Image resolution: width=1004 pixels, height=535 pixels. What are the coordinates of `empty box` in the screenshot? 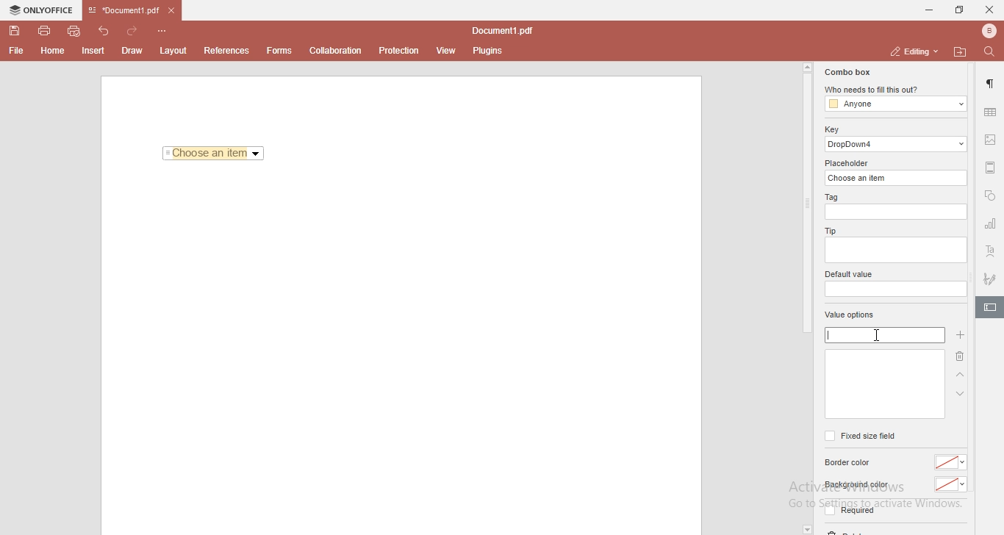 It's located at (897, 212).